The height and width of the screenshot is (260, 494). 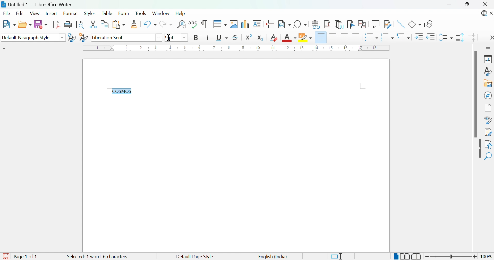 I want to click on Align Center, so click(x=333, y=37).